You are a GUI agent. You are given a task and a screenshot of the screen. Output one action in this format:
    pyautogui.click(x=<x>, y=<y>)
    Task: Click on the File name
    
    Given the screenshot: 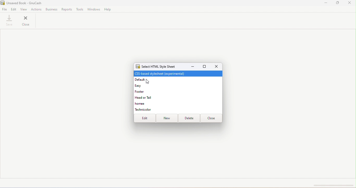 What is the action you would take?
    pyautogui.click(x=23, y=3)
    